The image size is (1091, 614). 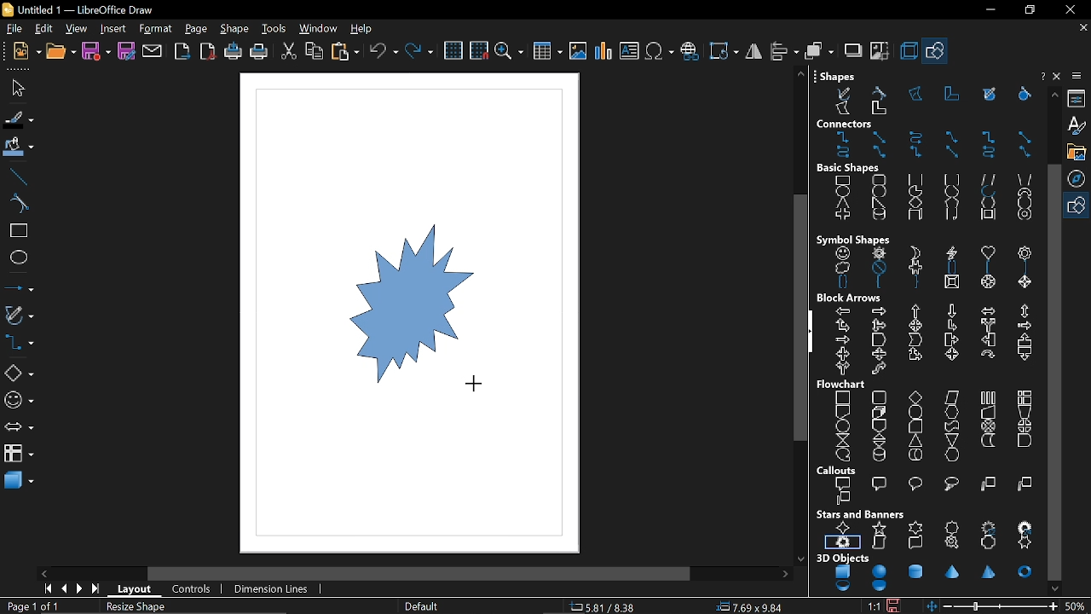 What do you see at coordinates (993, 606) in the screenshot?
I see `change zoom` at bounding box center [993, 606].